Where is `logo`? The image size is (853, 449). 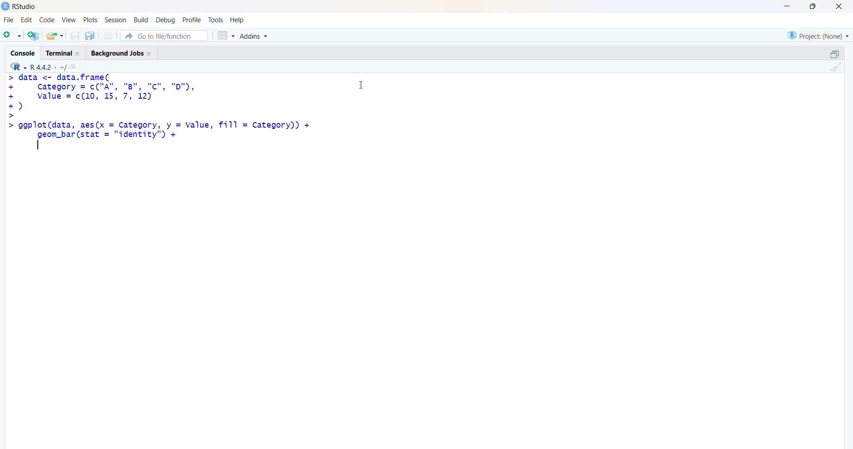 logo is located at coordinates (6, 6).